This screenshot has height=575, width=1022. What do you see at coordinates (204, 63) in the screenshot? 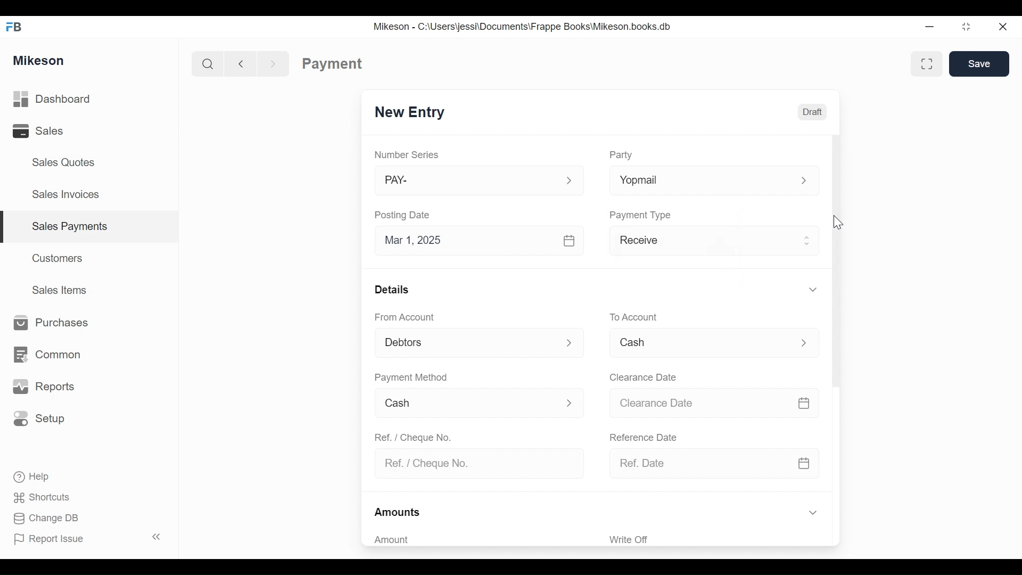
I see `Search` at bounding box center [204, 63].